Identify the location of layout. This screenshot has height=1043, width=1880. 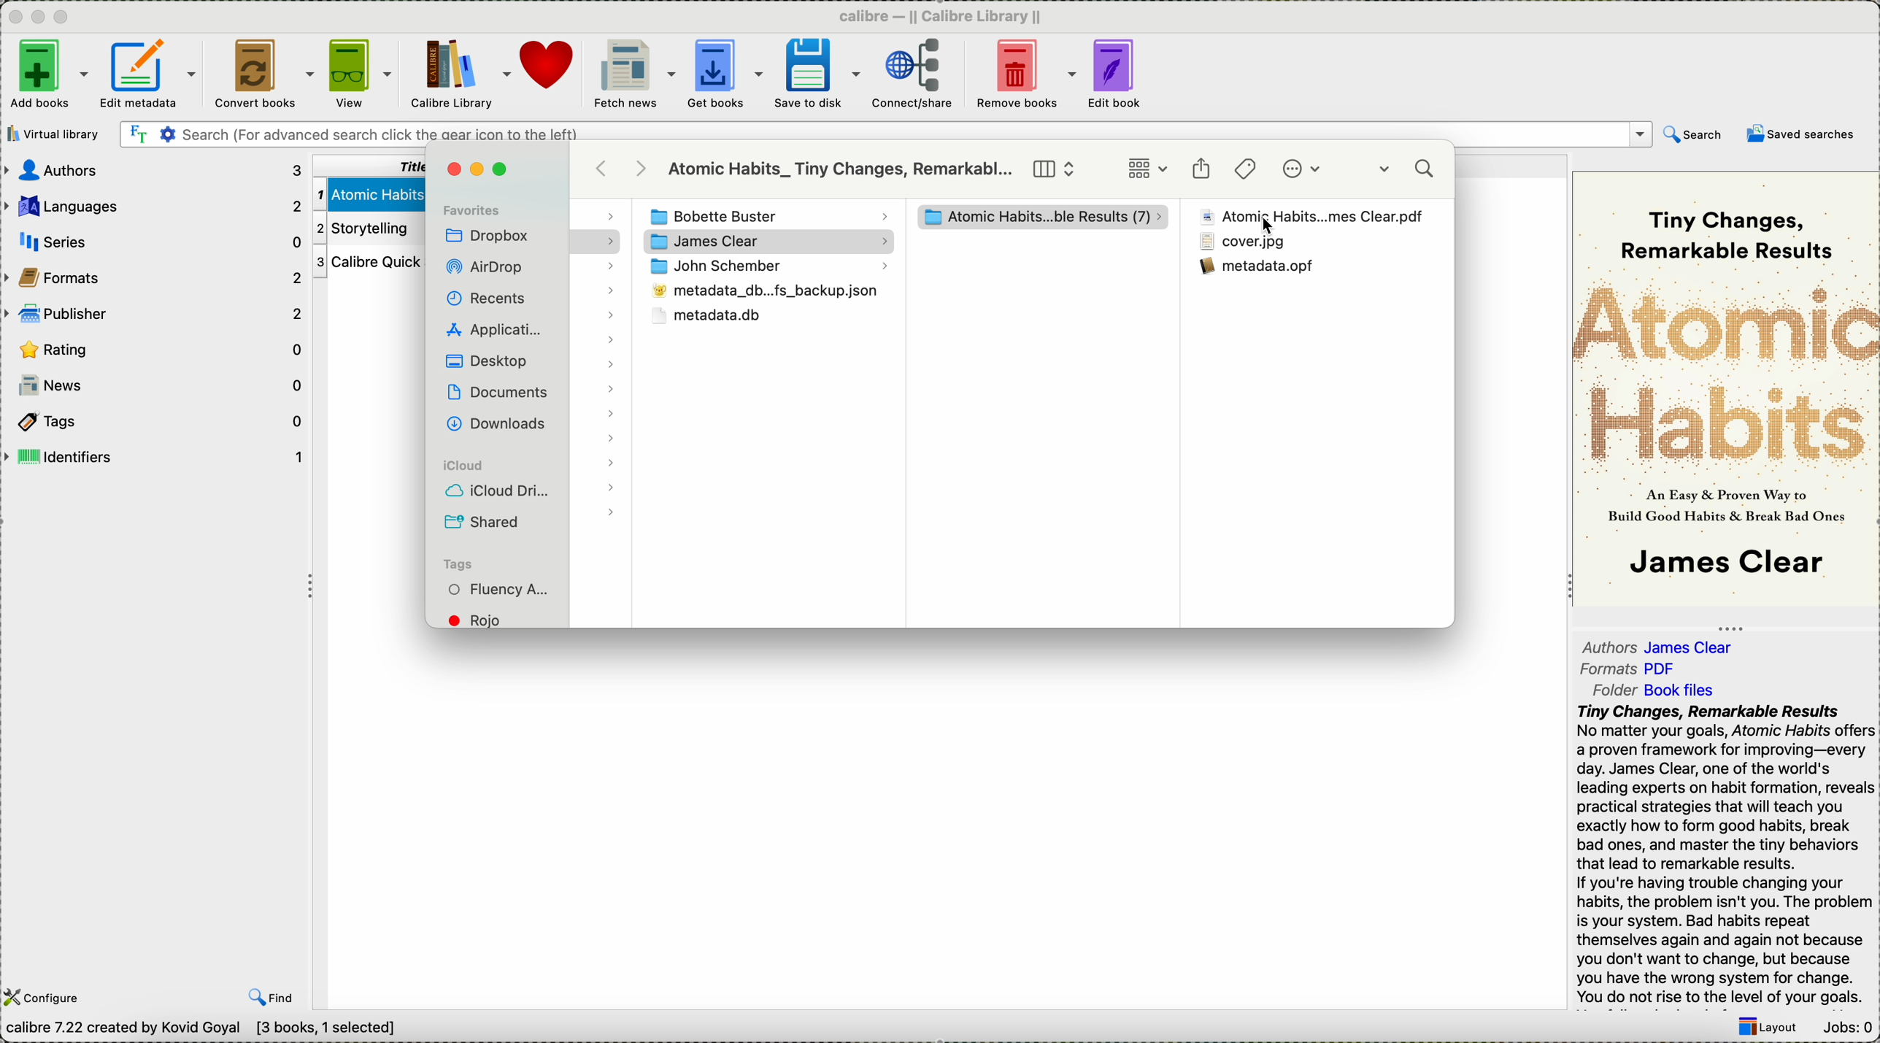
(1766, 1028).